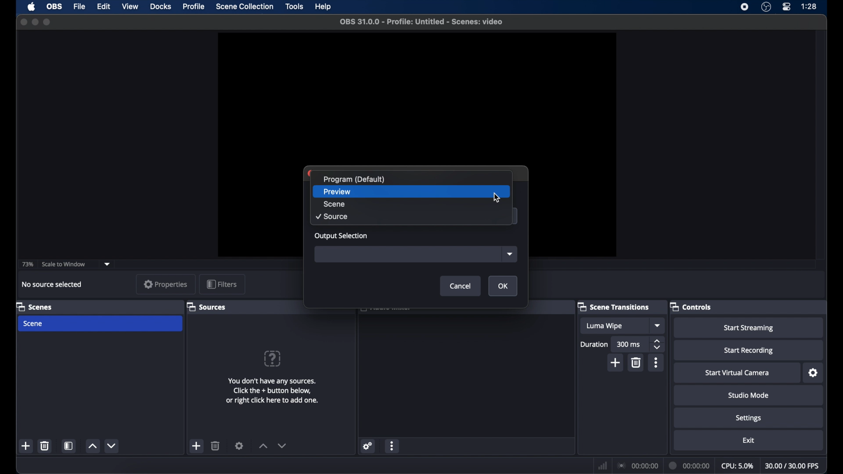  What do you see at coordinates (421, 22) in the screenshot?
I see `file name` at bounding box center [421, 22].